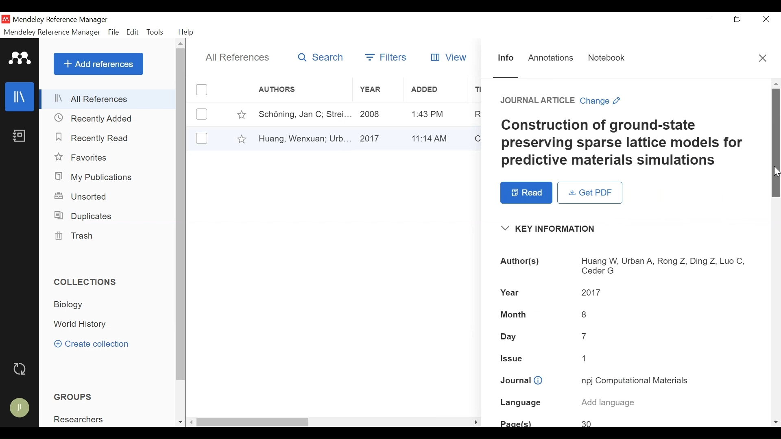 Image resolution: width=781 pixels, height=439 pixels. Describe the element at coordinates (241, 139) in the screenshot. I see `Toggle Favorites` at that location.